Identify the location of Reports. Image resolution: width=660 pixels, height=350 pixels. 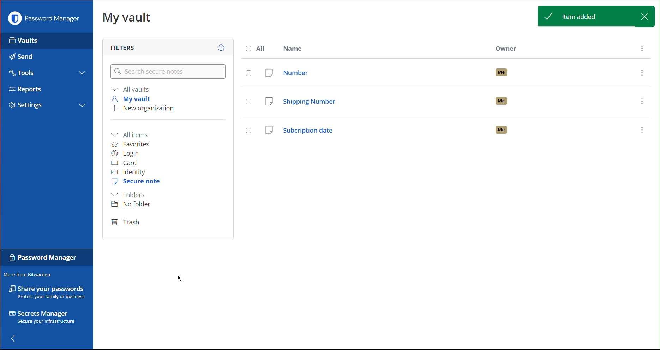
(25, 89).